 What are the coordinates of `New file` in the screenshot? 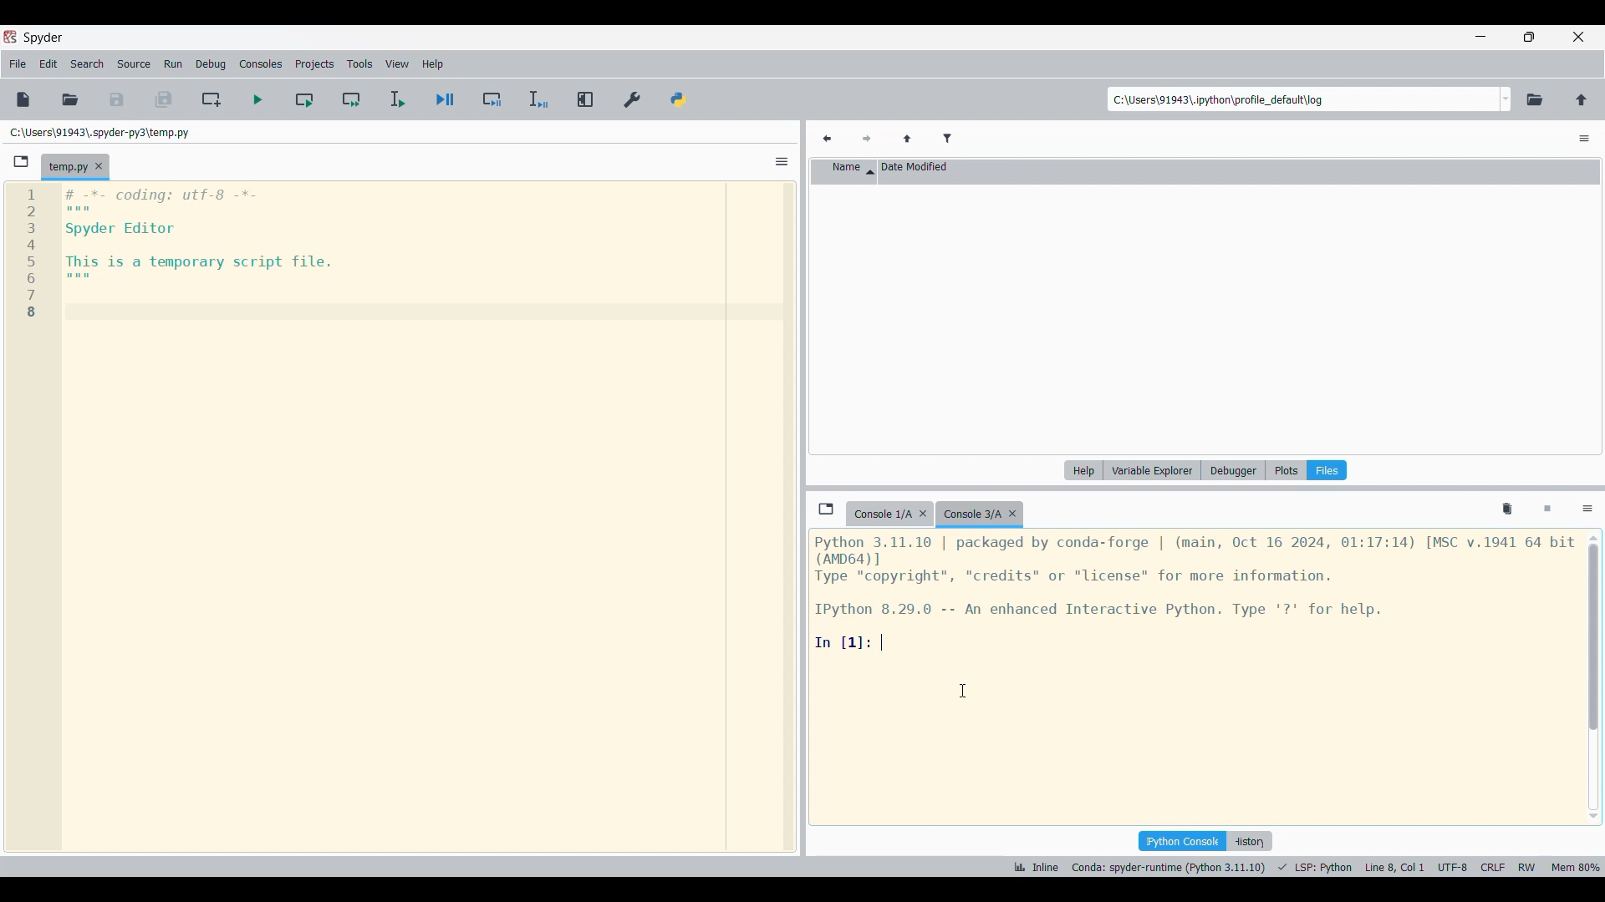 It's located at (23, 99).